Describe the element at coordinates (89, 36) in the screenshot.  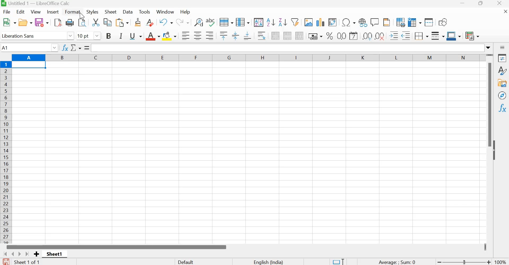
I see `10 pt` at that location.